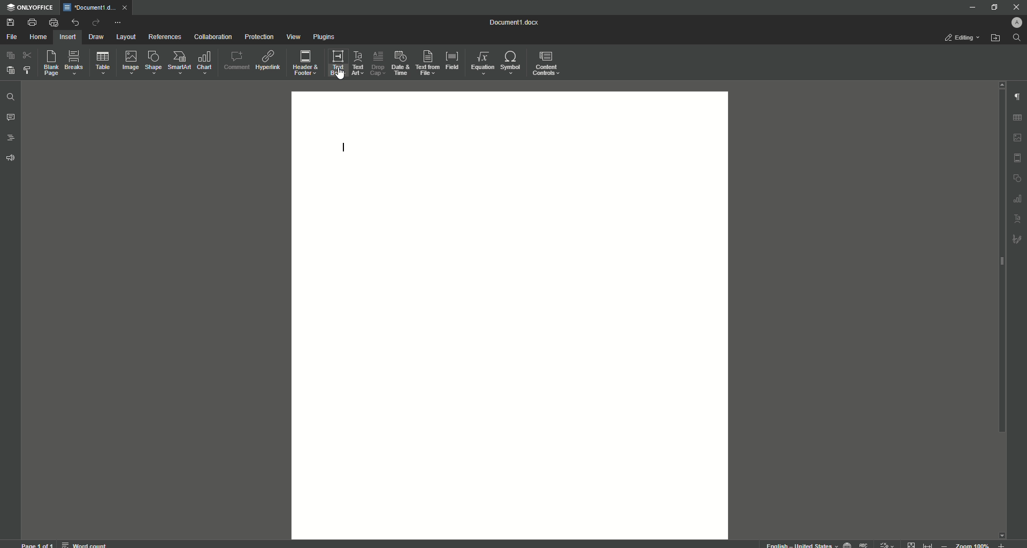 Image resolution: width=1027 pixels, height=548 pixels. I want to click on Text From File, so click(426, 62).